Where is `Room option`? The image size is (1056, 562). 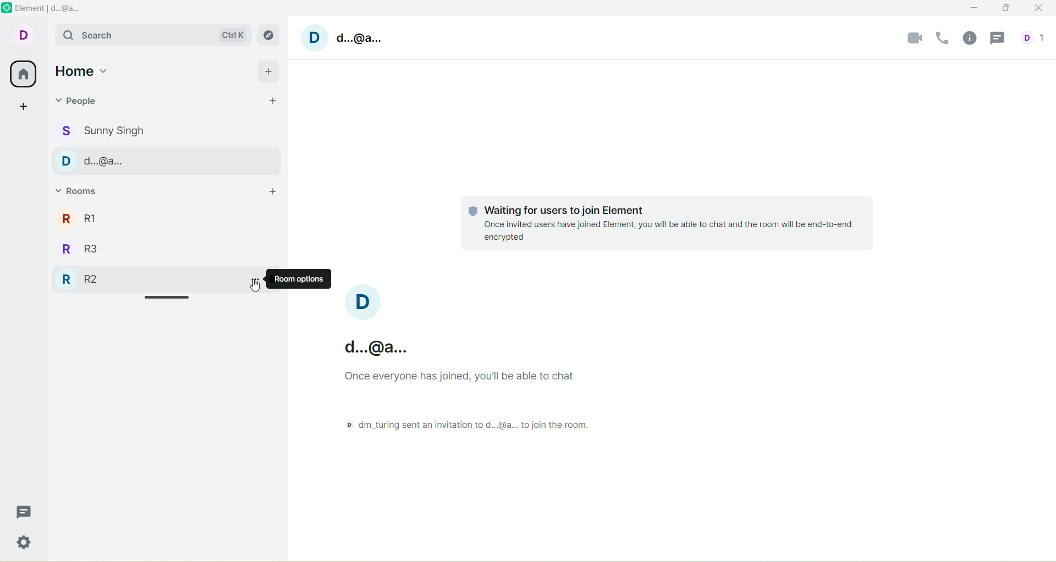 Room option is located at coordinates (256, 280).